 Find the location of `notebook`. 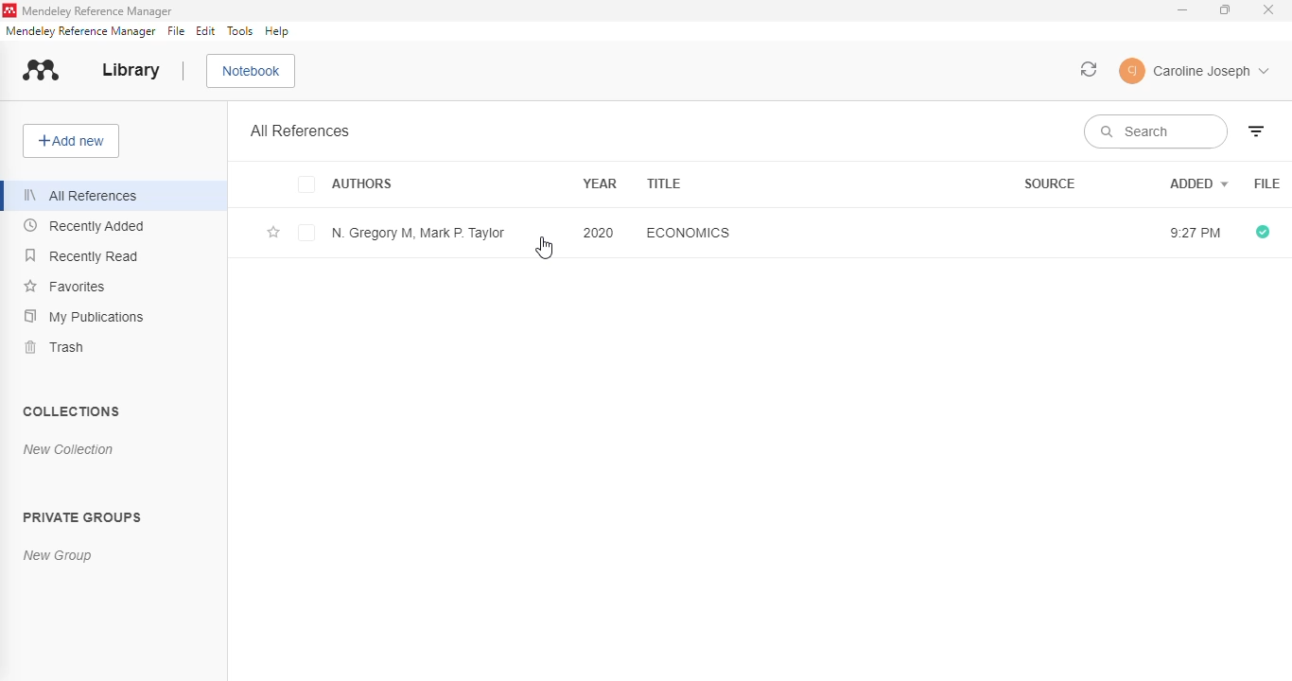

notebook is located at coordinates (251, 71).